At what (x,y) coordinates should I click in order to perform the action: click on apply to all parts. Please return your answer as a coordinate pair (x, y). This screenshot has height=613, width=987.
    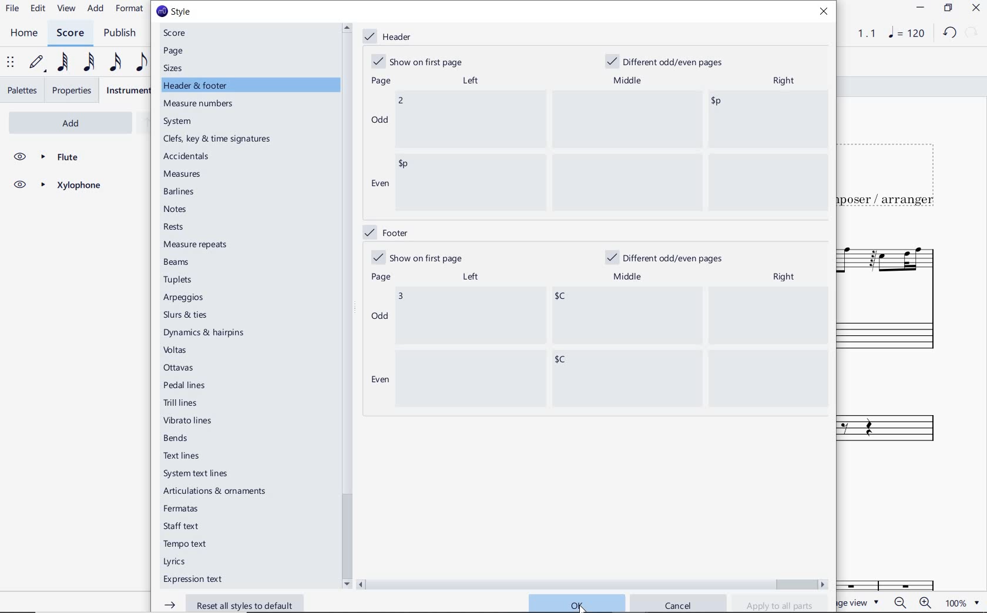
    Looking at the image, I should click on (780, 605).